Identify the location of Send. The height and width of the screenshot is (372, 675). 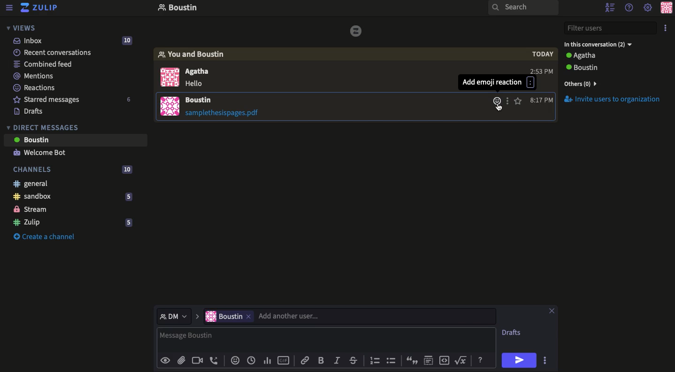
(518, 360).